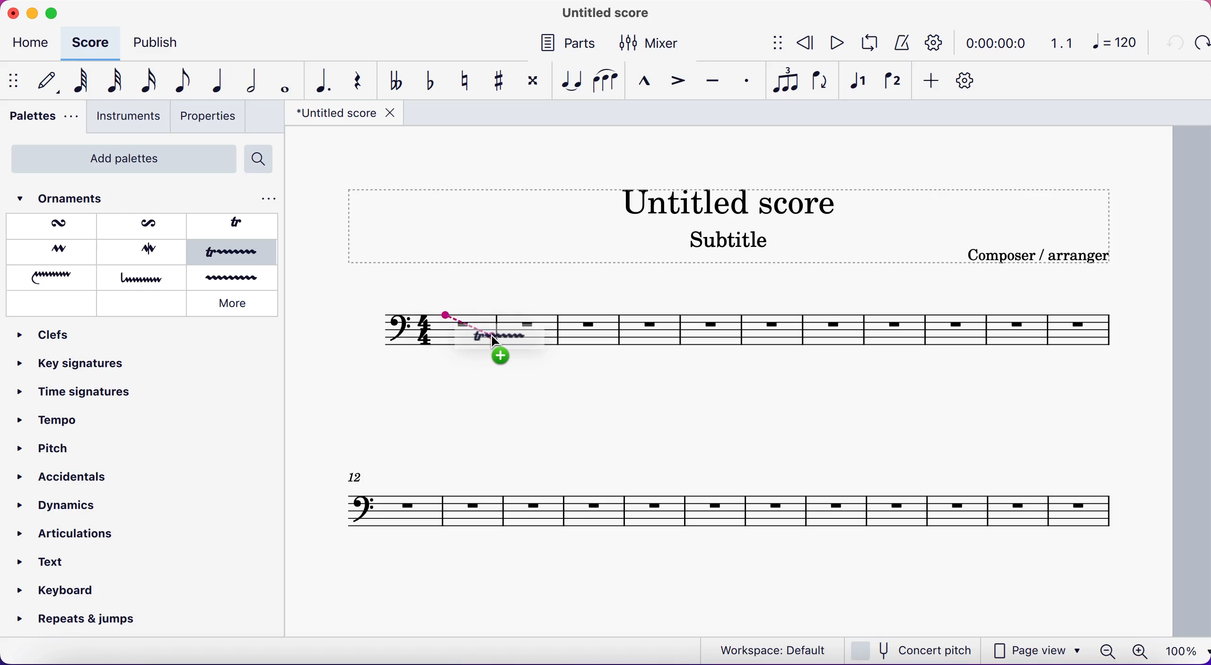 This screenshot has width=1211, height=665. I want to click on quarter note, so click(216, 82).